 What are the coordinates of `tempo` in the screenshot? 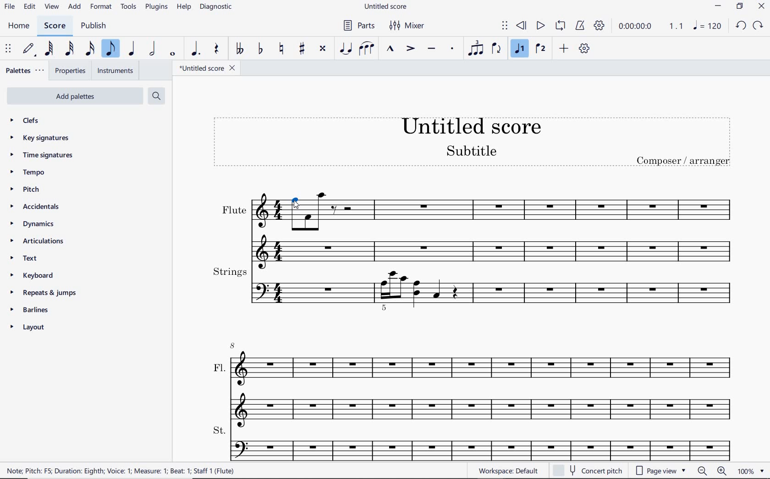 It's located at (28, 172).